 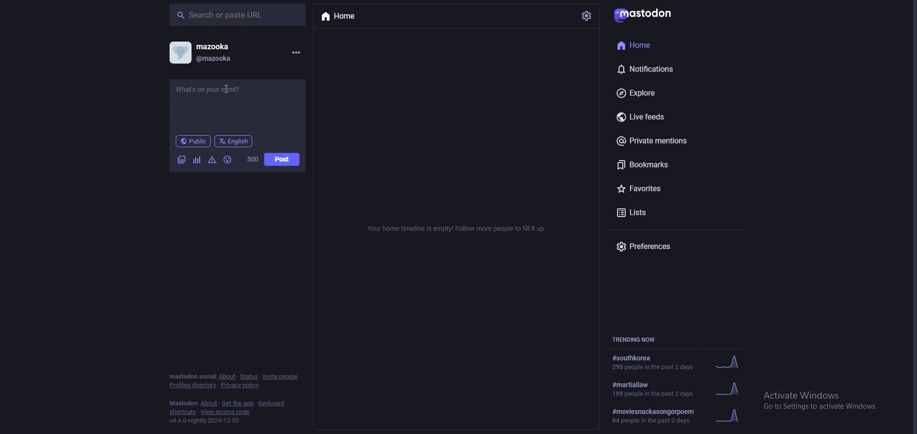 I want to click on bookmarks, so click(x=658, y=166).